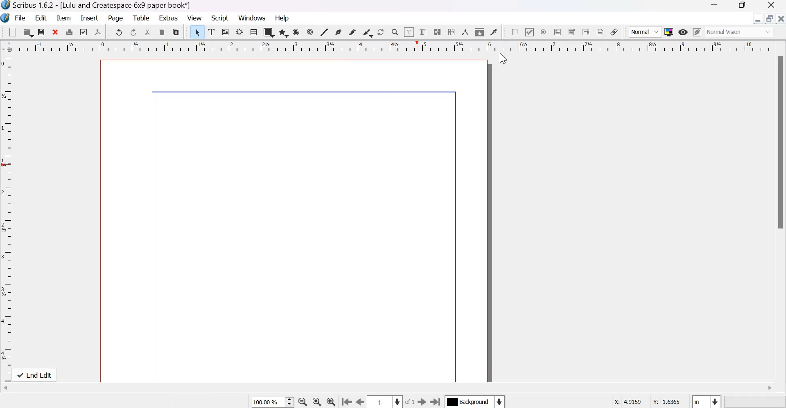 The width and height of the screenshot is (786, 408). What do you see at coordinates (614, 32) in the screenshot?
I see `Link annotation` at bounding box center [614, 32].